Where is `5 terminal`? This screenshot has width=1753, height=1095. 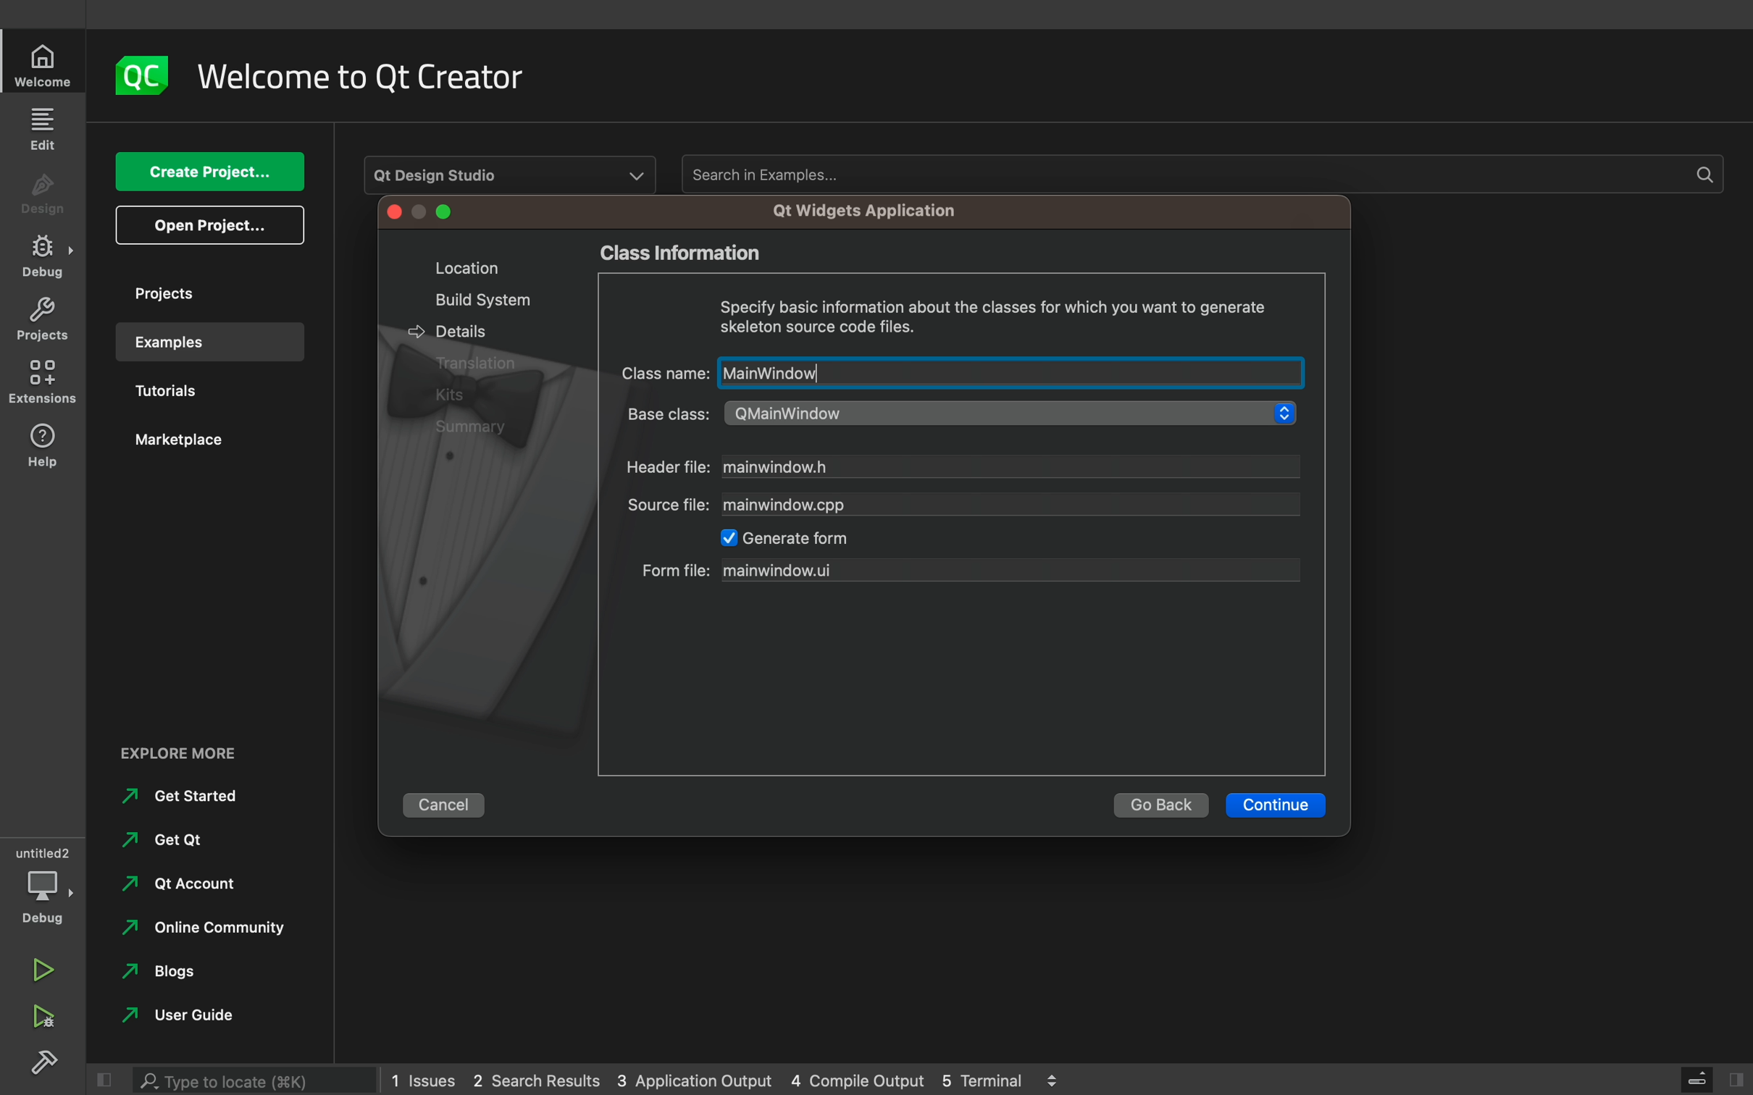 5 terminal is located at coordinates (989, 1078).